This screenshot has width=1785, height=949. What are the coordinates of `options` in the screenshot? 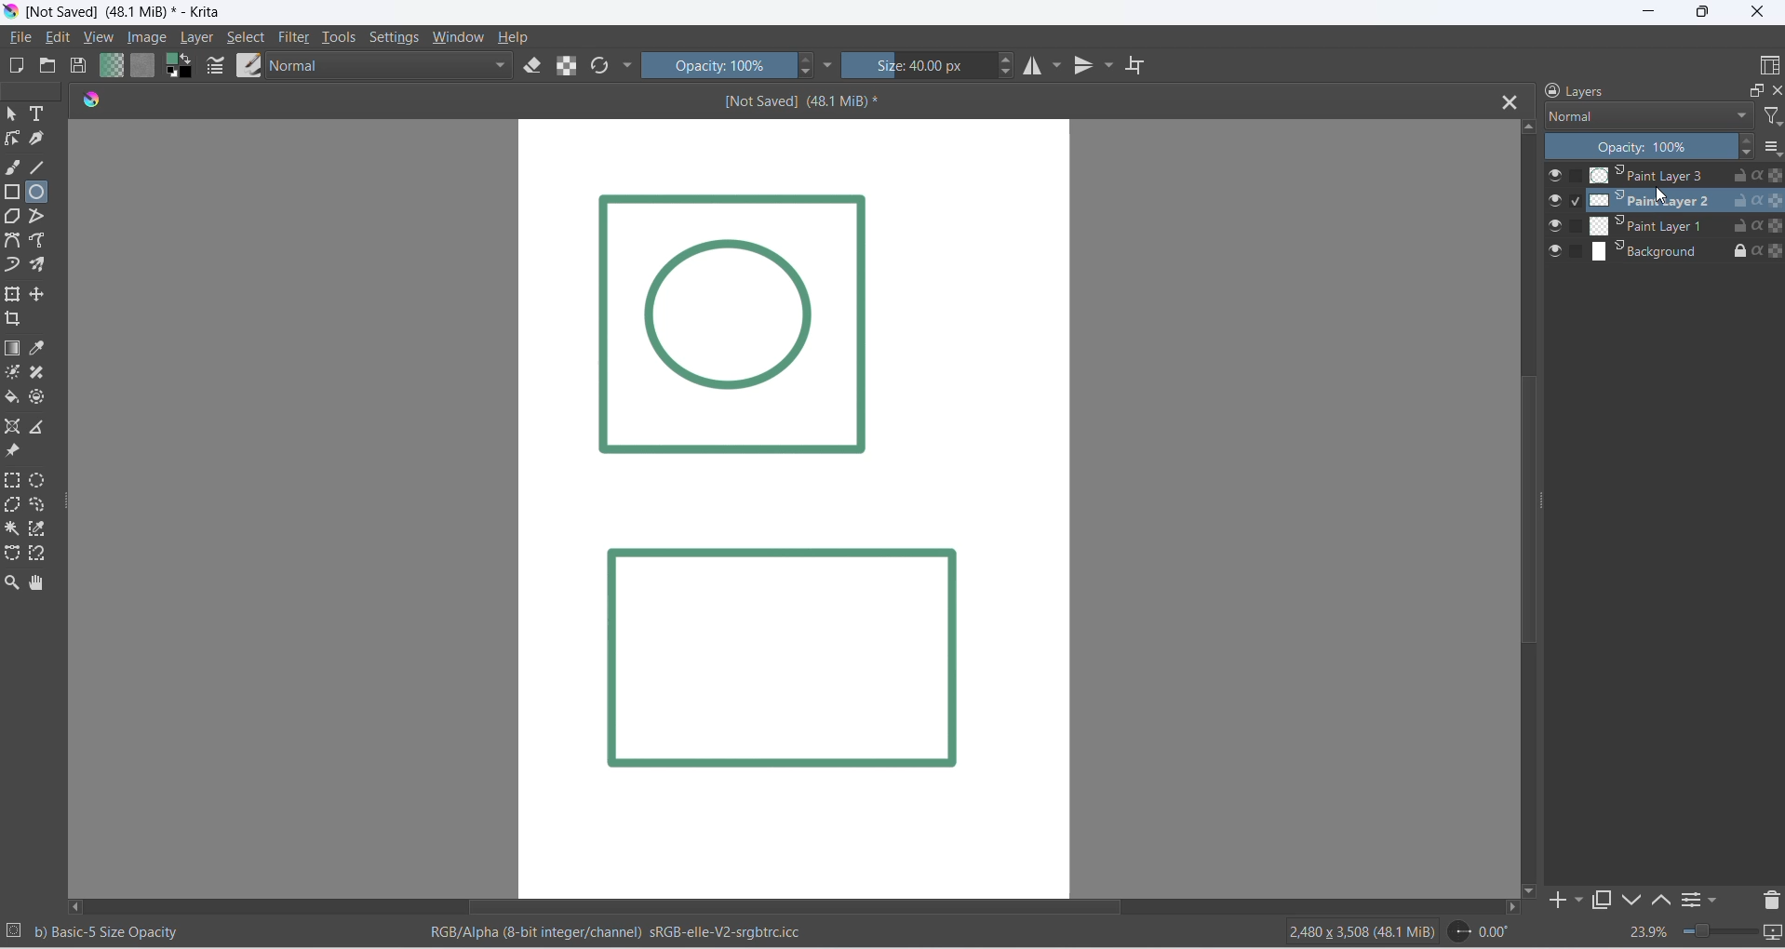 It's located at (1774, 146).